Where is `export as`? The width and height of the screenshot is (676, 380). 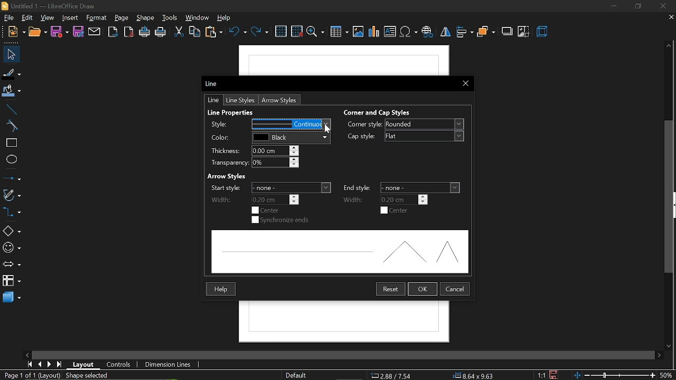
export as is located at coordinates (128, 33).